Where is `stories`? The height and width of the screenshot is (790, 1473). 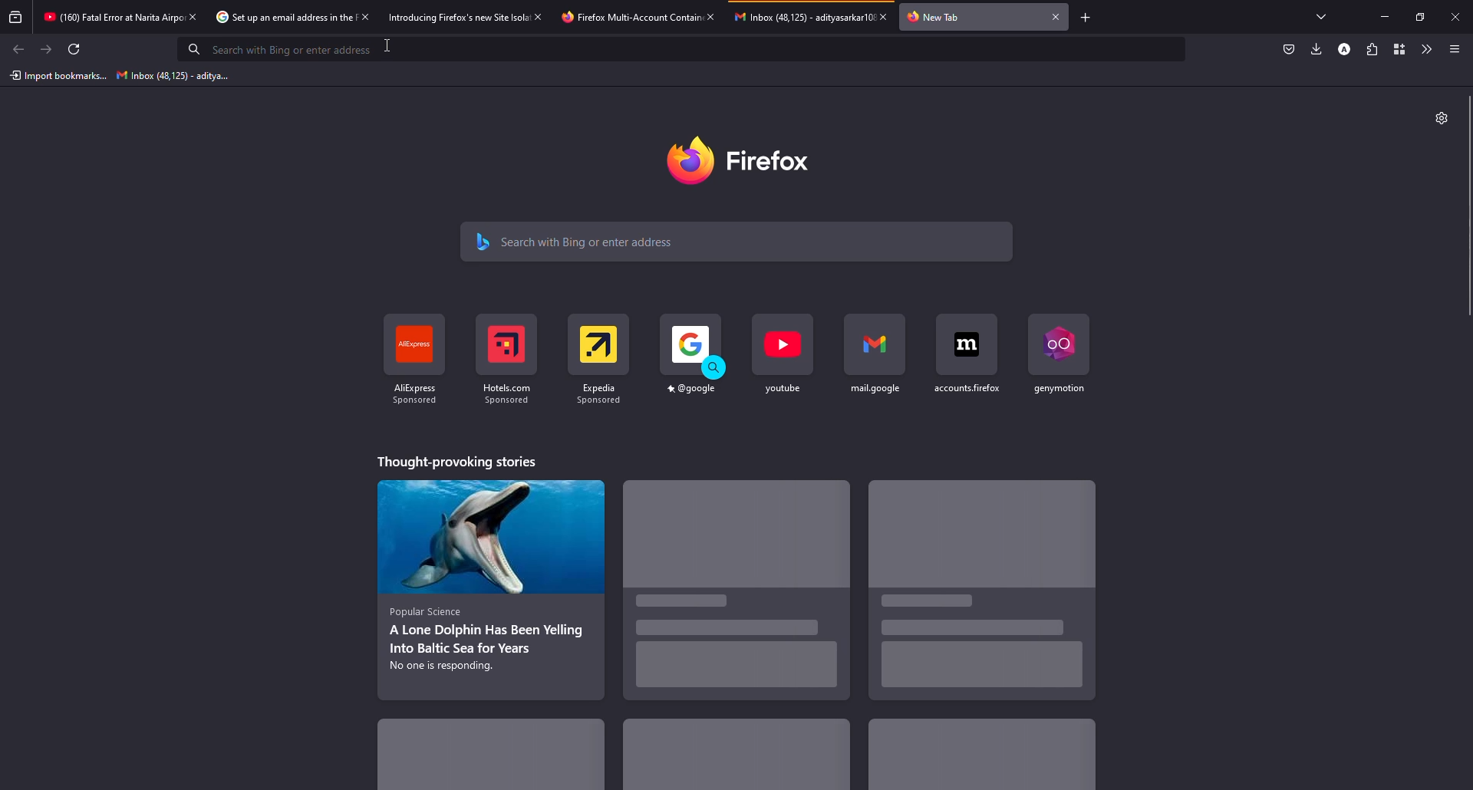 stories is located at coordinates (978, 758).